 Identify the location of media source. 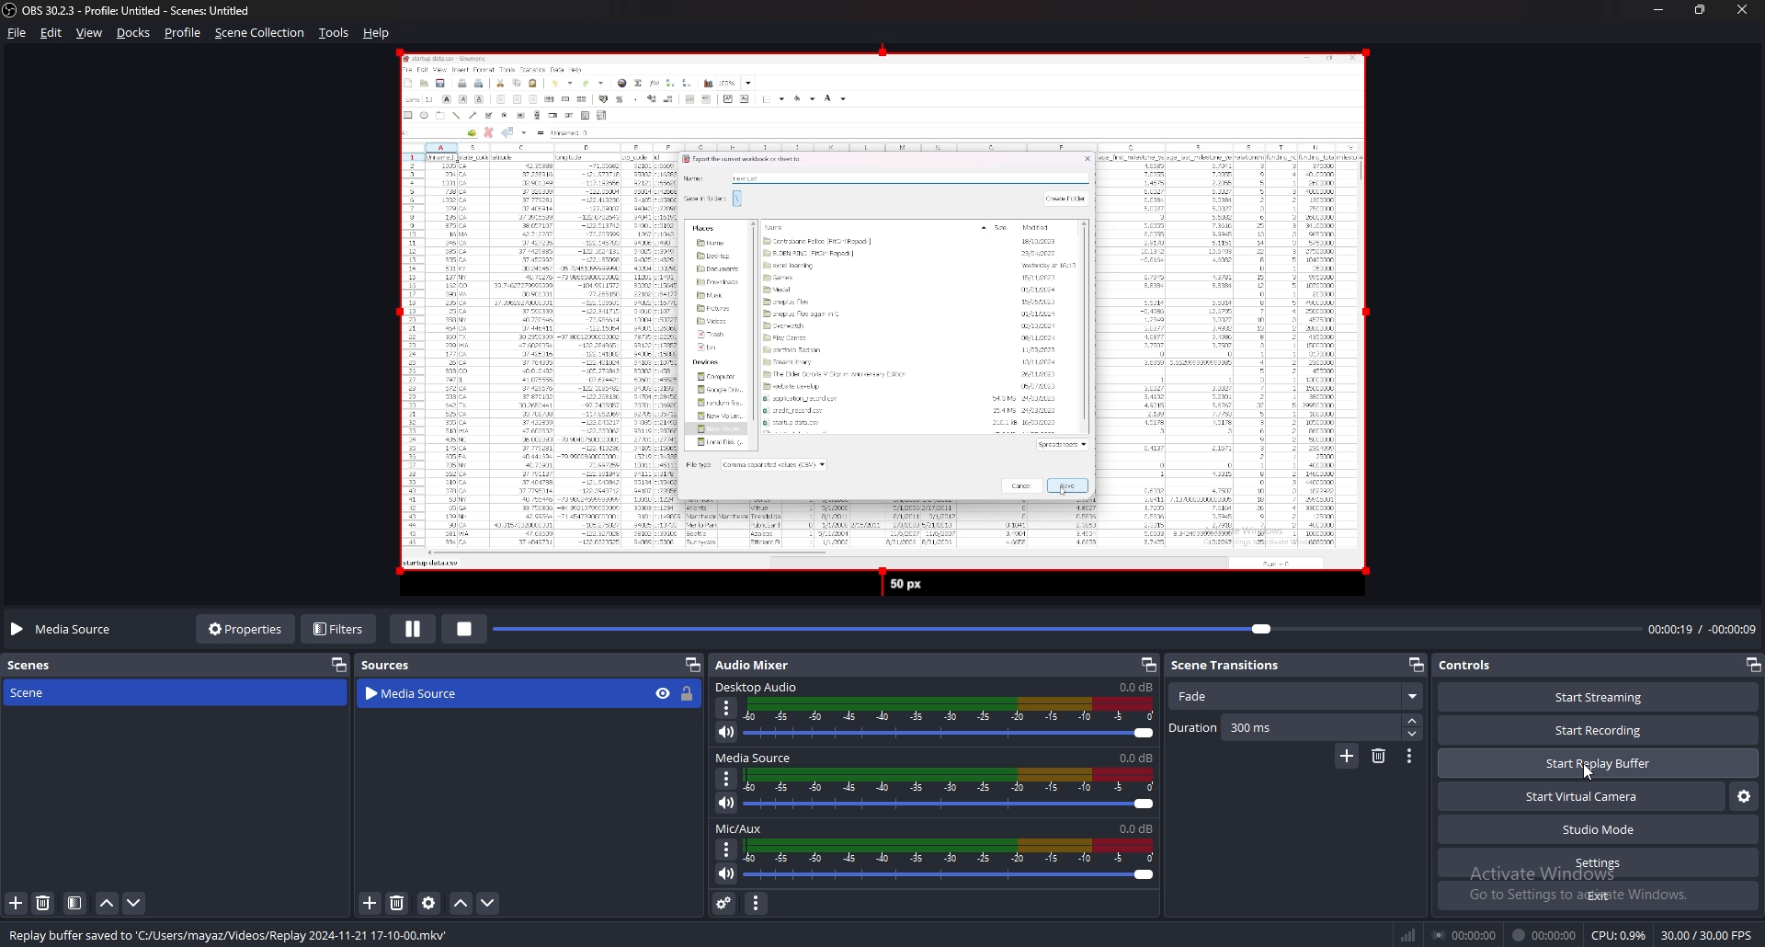
(482, 694).